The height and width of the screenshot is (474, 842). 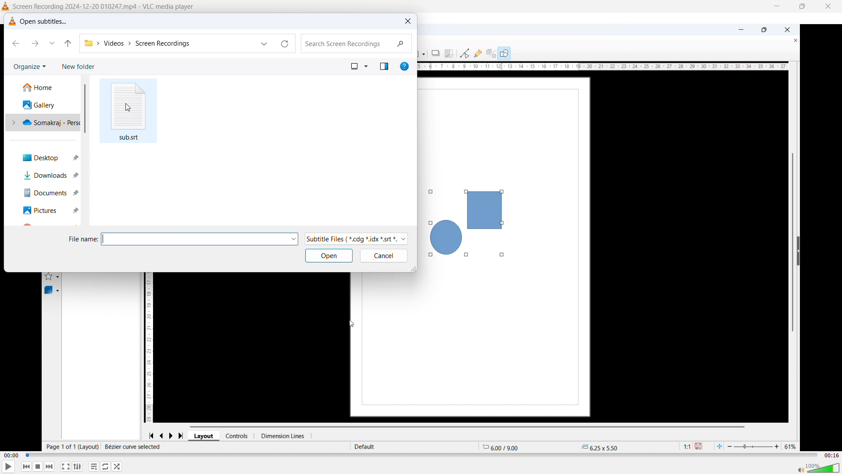 I want to click on previous page, so click(x=162, y=434).